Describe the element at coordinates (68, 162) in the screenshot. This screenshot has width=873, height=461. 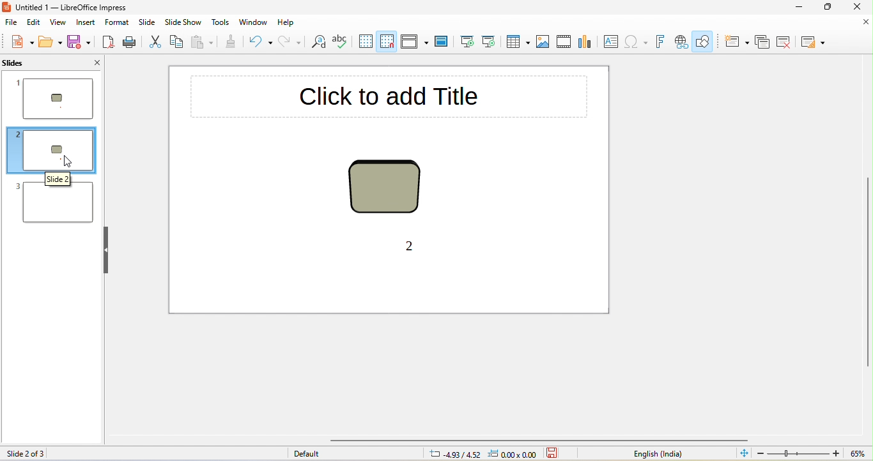
I see `cursor` at that location.